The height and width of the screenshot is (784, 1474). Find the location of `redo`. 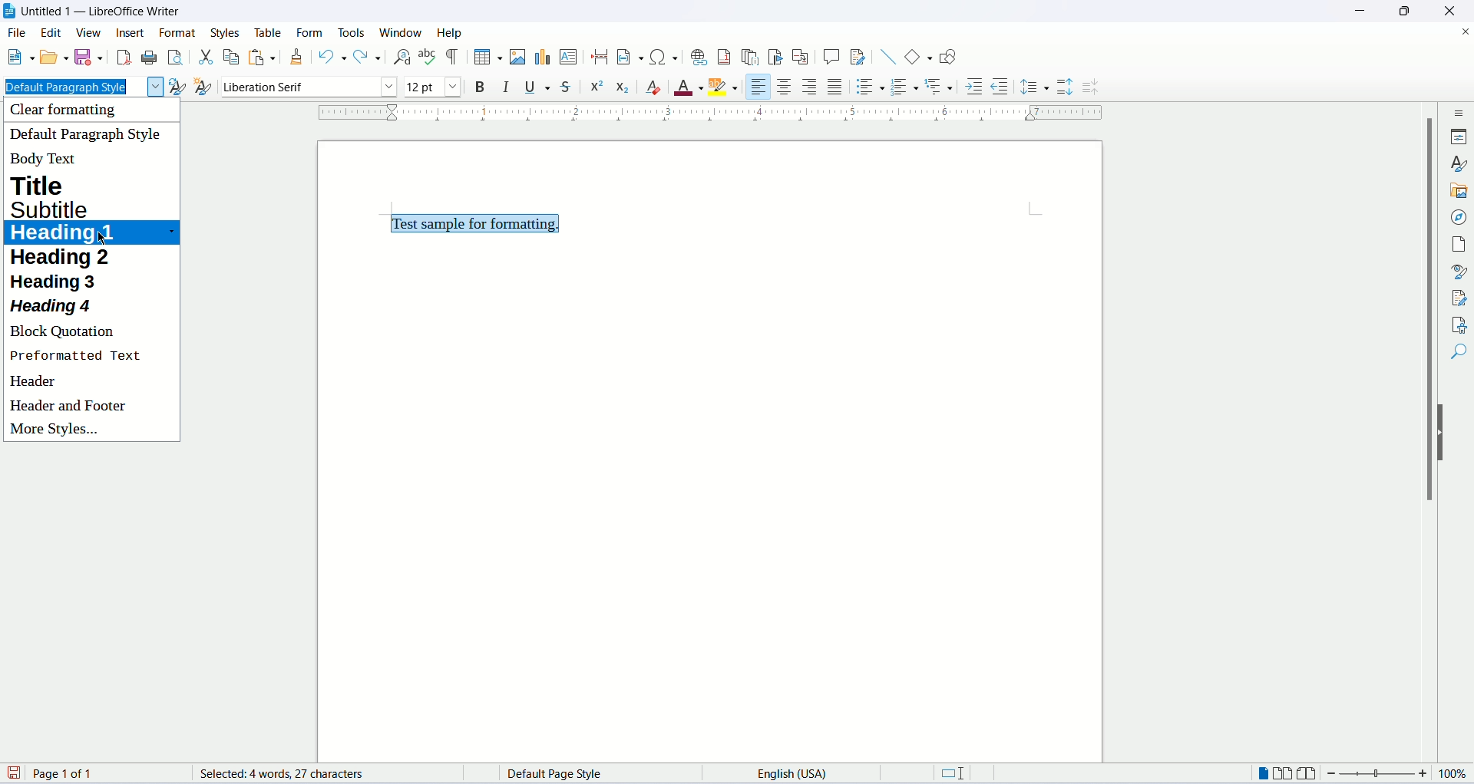

redo is located at coordinates (367, 58).